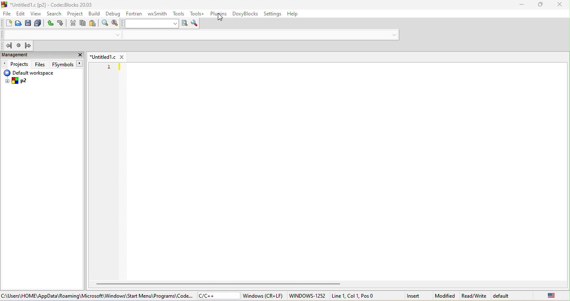  What do you see at coordinates (353, 296) in the screenshot?
I see `line 1,col 1, pos 0` at bounding box center [353, 296].